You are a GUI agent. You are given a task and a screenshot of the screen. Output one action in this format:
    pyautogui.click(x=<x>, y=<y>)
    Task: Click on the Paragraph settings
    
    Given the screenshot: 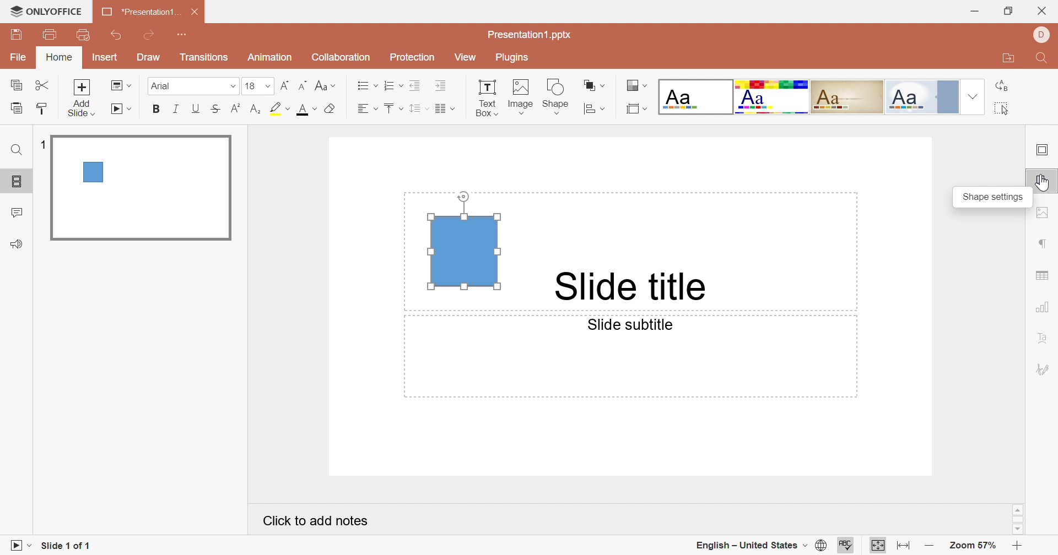 What is the action you would take?
    pyautogui.click(x=1045, y=245)
    